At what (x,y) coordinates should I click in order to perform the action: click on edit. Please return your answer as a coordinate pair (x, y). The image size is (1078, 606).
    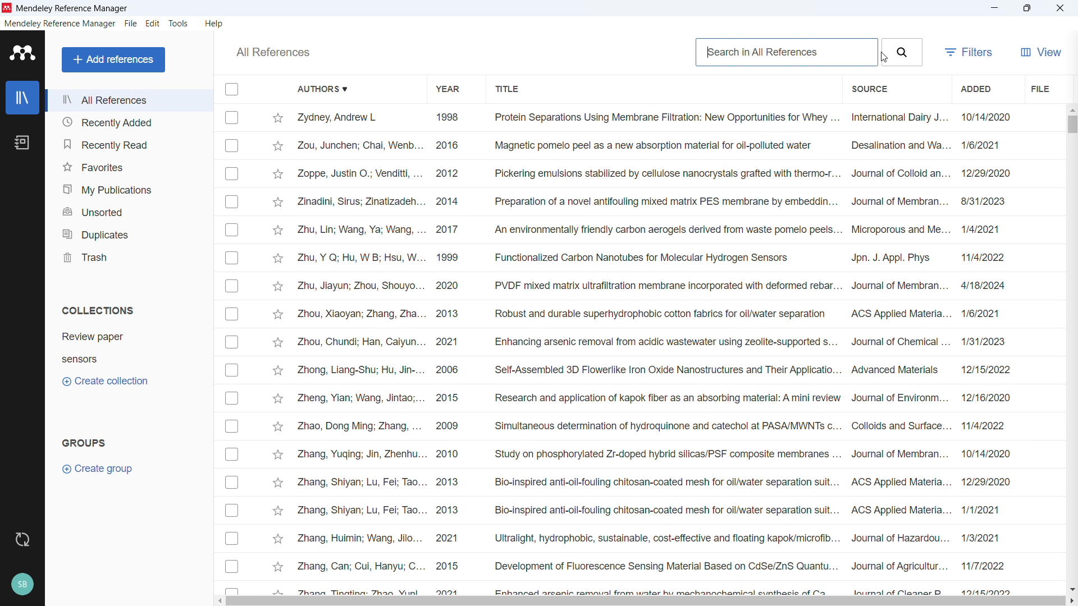
    Looking at the image, I should click on (153, 23).